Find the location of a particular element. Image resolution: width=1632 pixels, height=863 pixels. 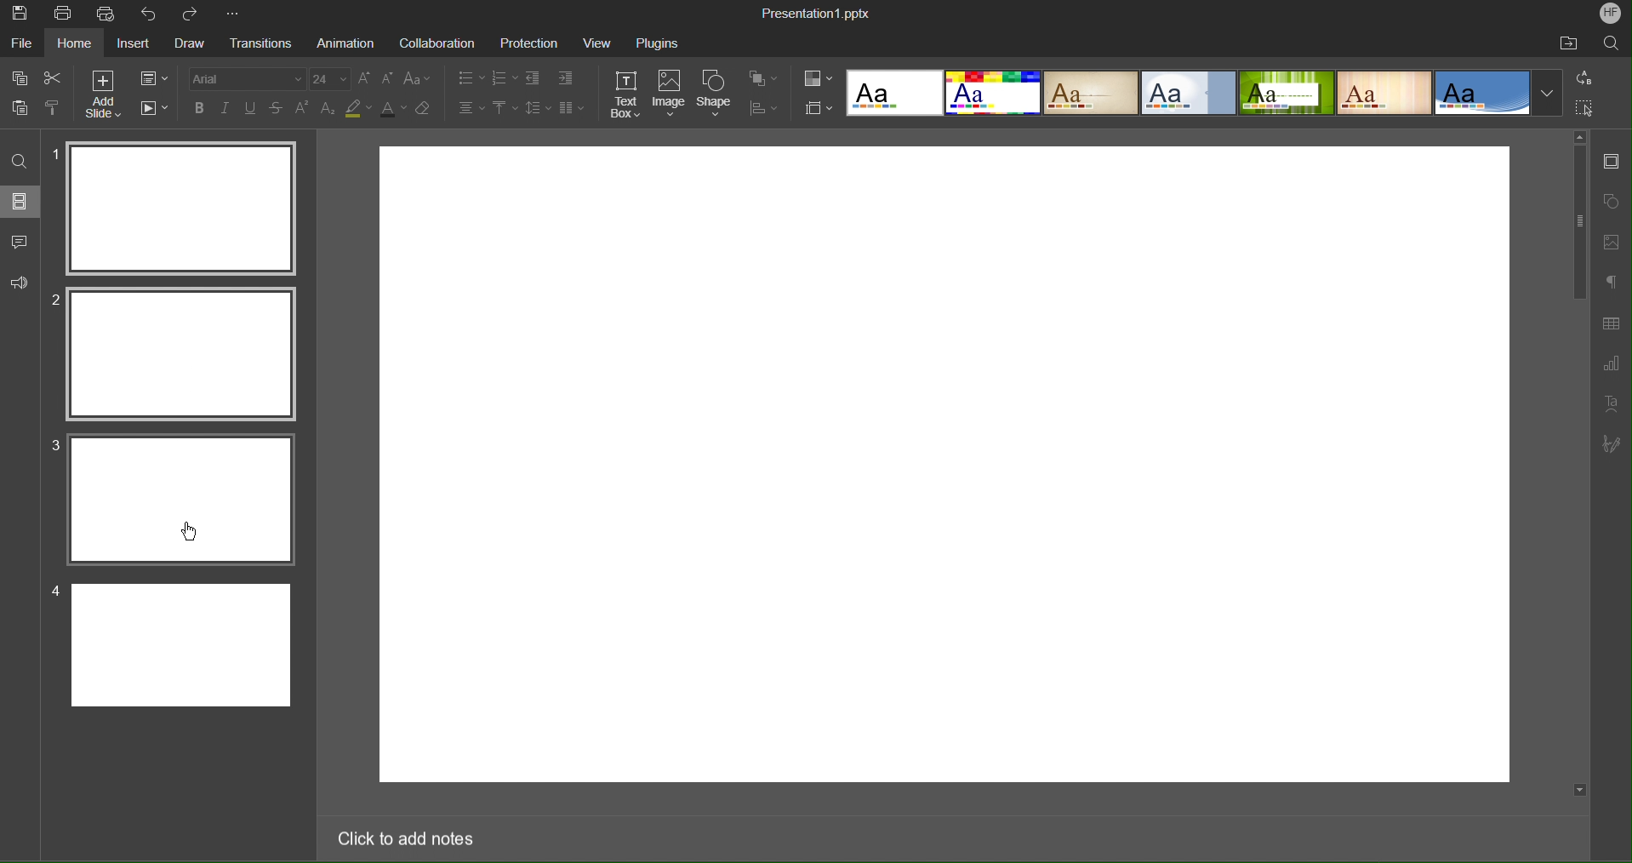

Font  is located at coordinates (241, 77).